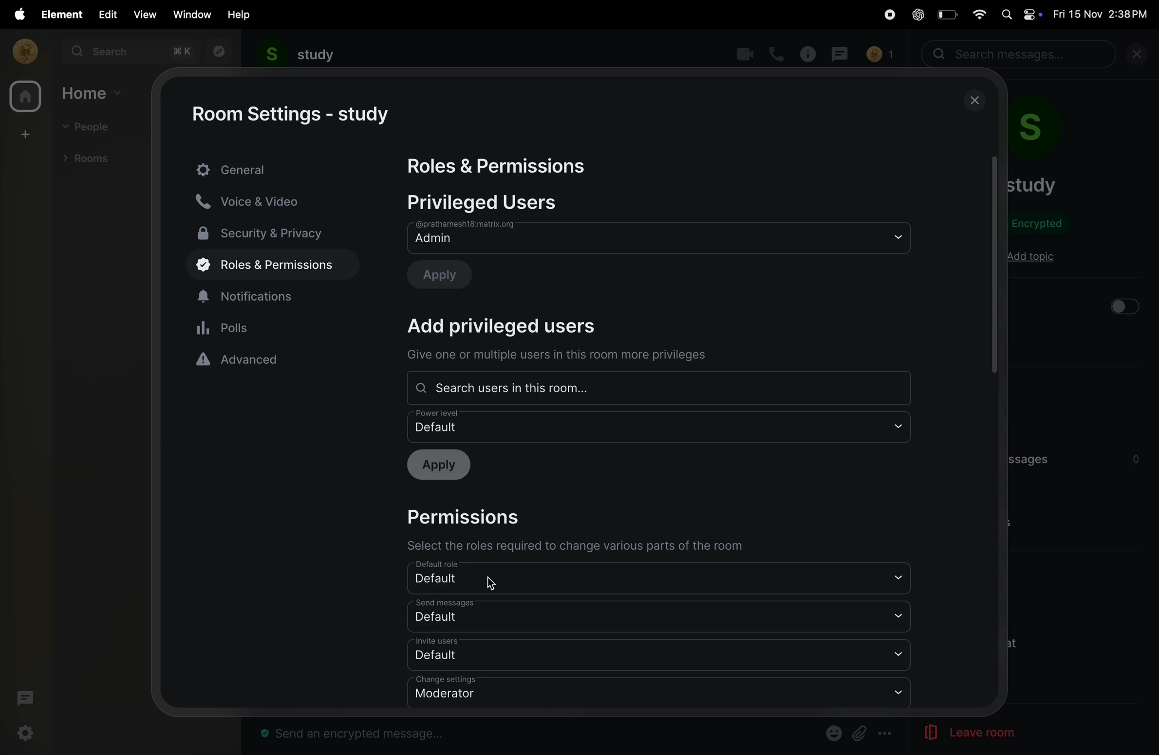 The image size is (1159, 755). What do you see at coordinates (810, 54) in the screenshot?
I see `info` at bounding box center [810, 54].